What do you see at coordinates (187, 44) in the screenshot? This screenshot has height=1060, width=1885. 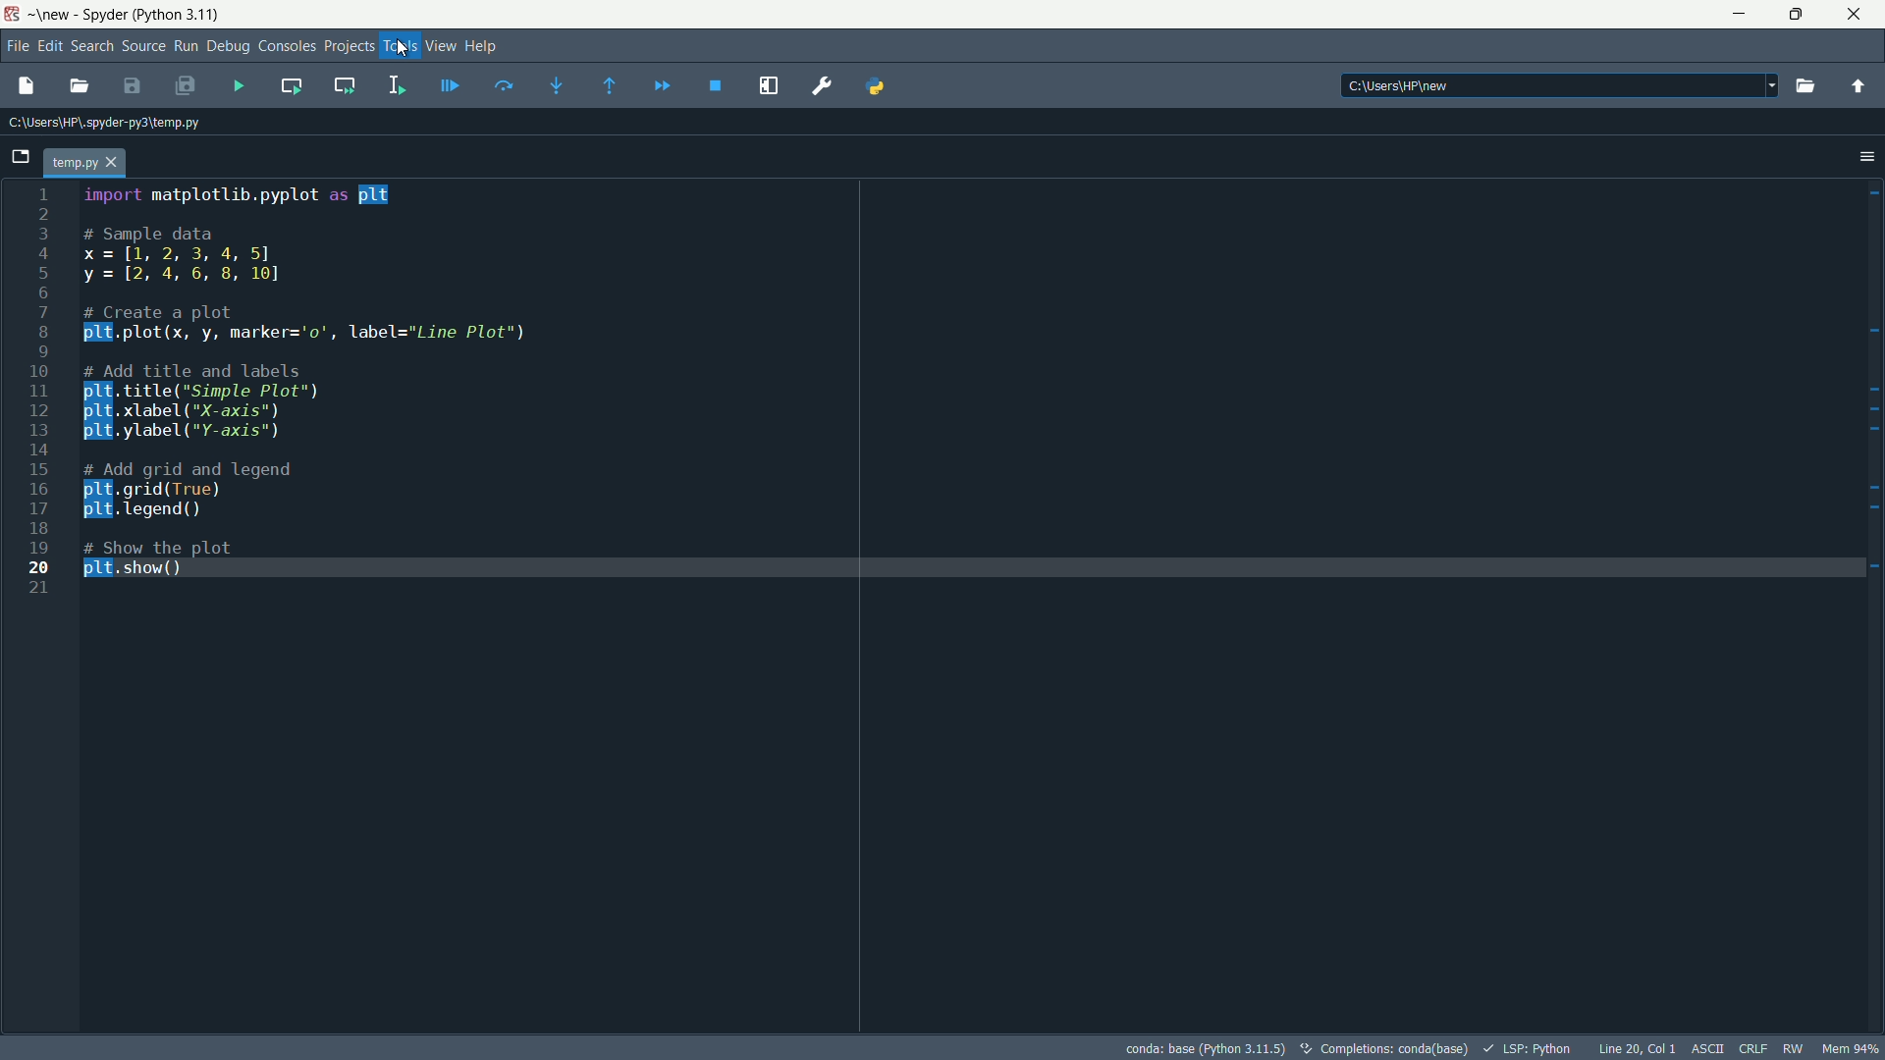 I see `run` at bounding box center [187, 44].